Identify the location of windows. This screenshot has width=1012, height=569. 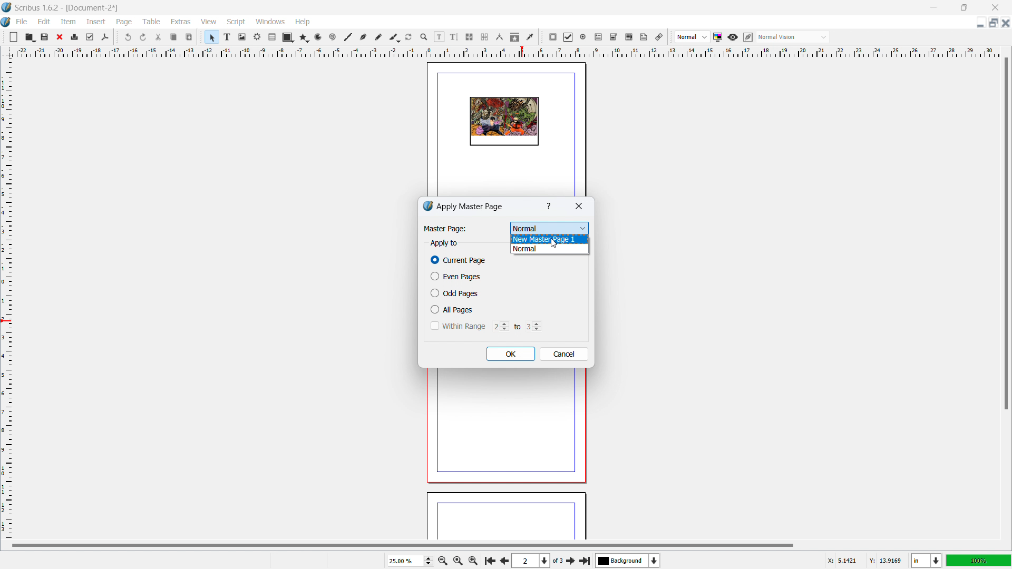
(271, 22).